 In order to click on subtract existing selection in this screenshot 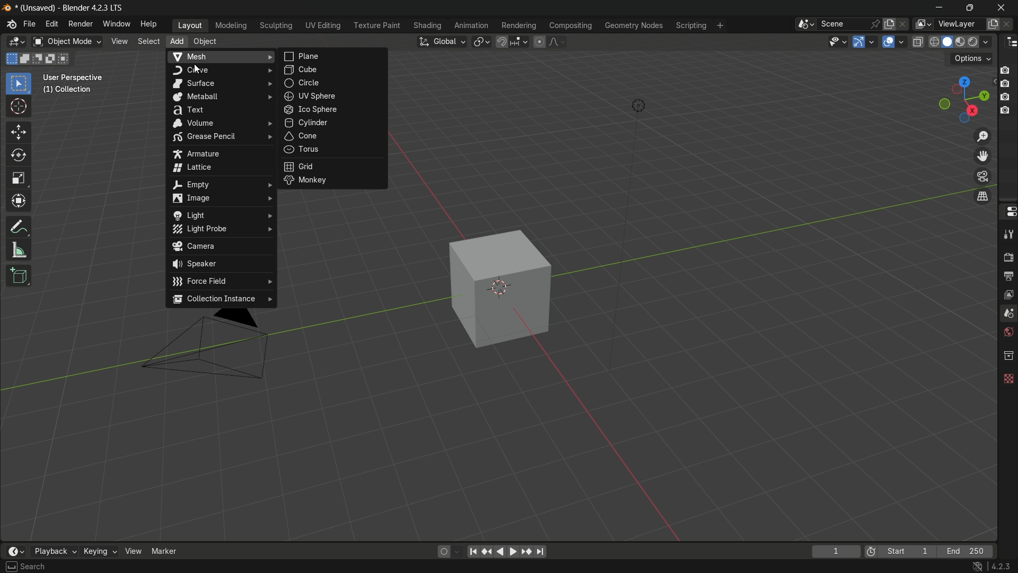, I will do `click(39, 59)`.